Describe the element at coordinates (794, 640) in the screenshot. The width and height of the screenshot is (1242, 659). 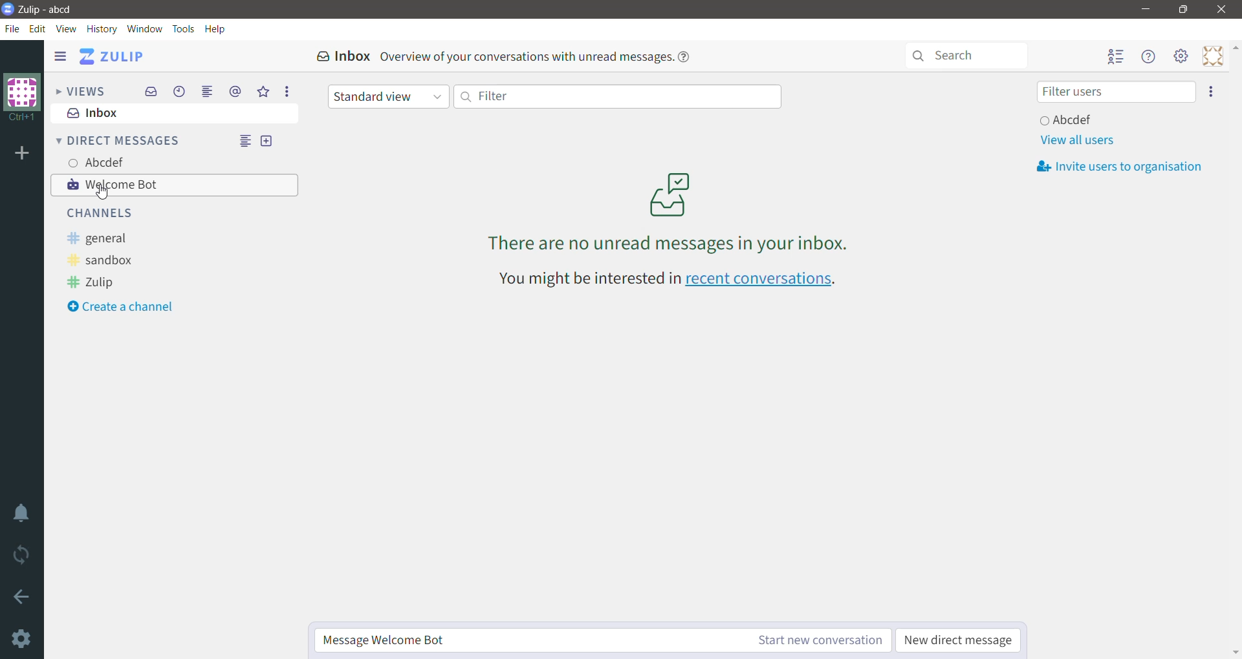
I see `Start new conversation` at that location.